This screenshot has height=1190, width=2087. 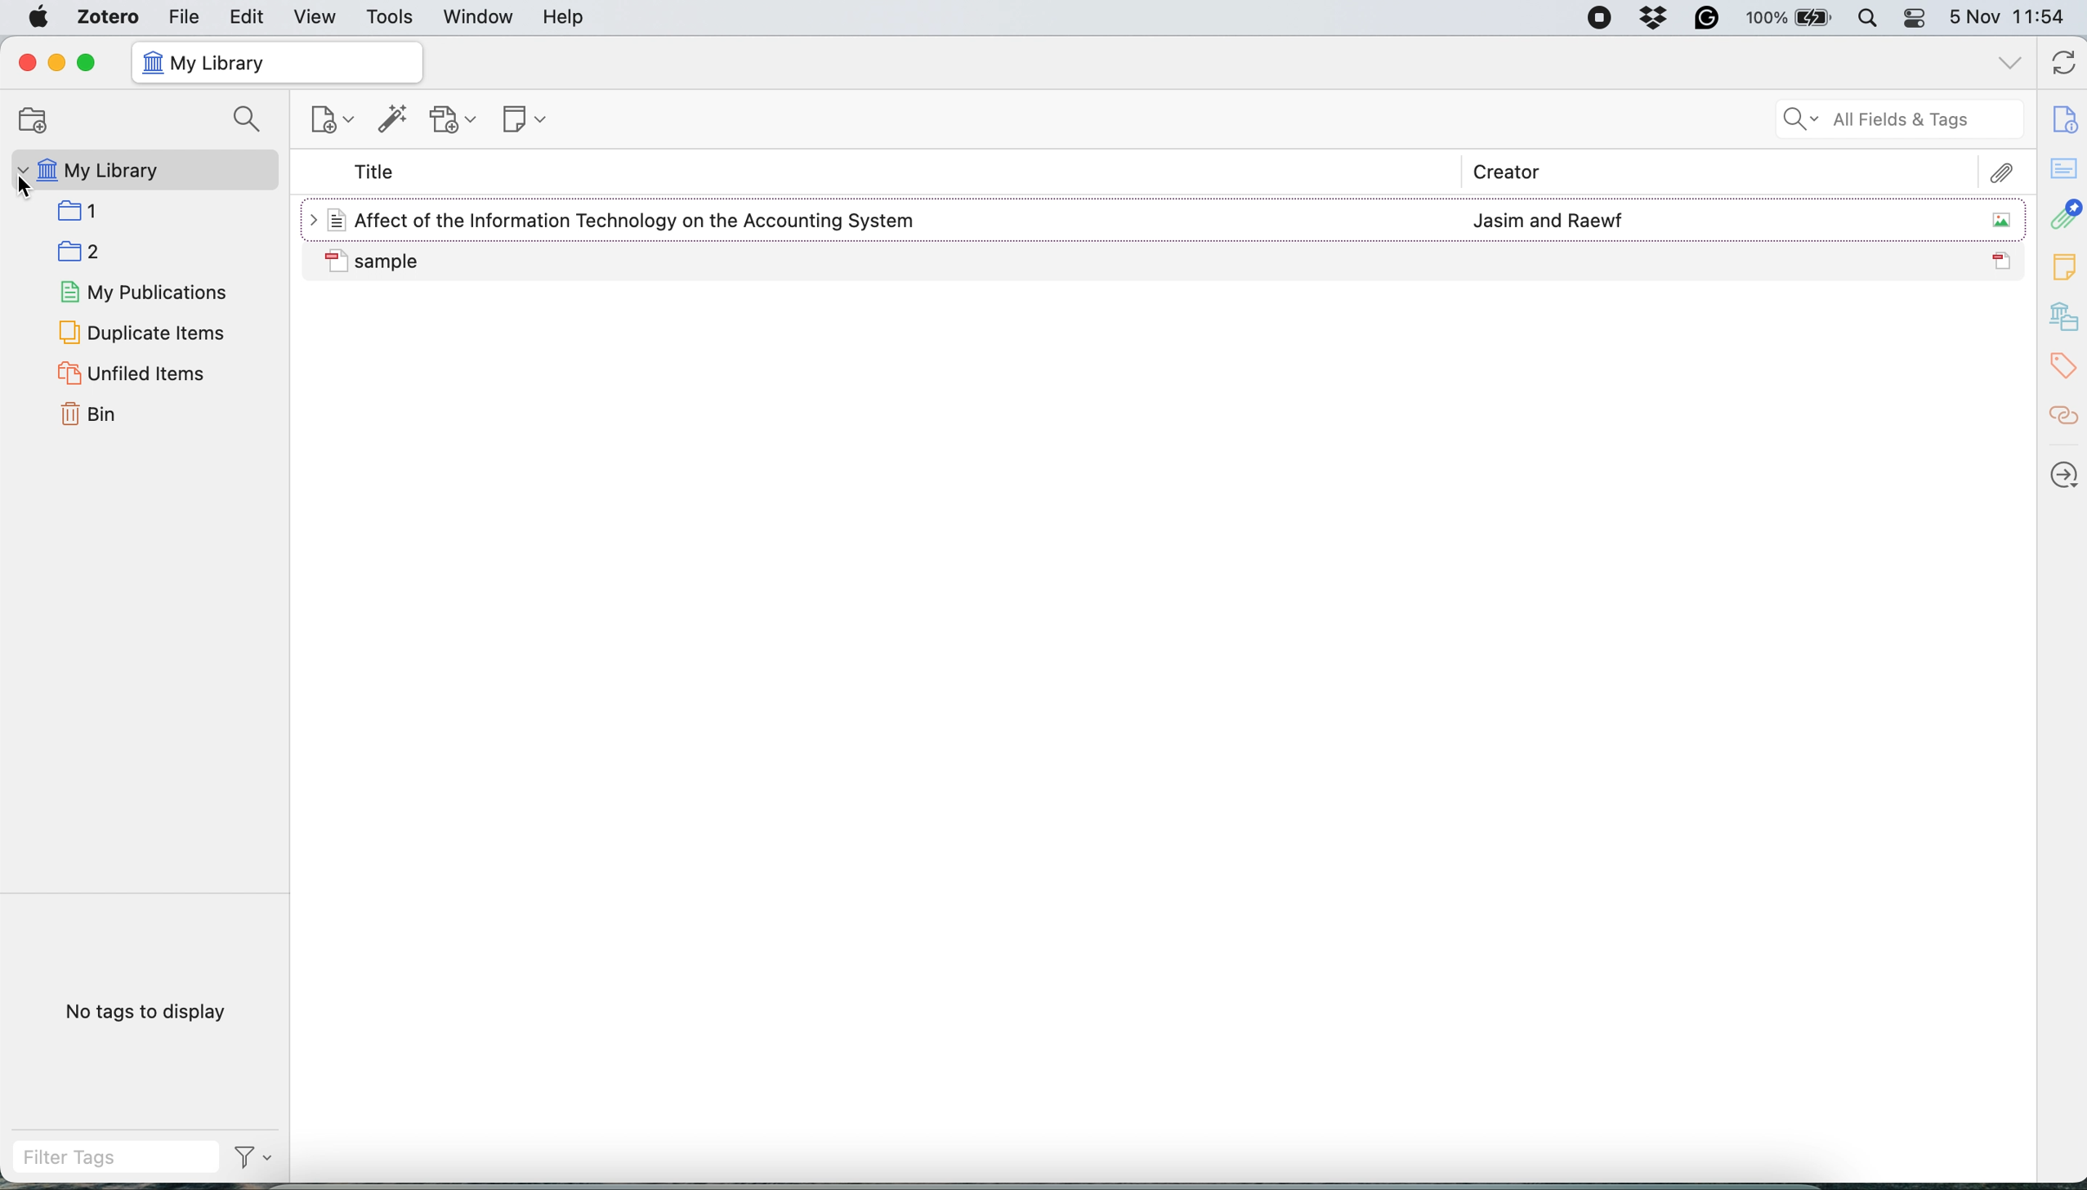 What do you see at coordinates (137, 333) in the screenshot?
I see `duplicate items` at bounding box center [137, 333].